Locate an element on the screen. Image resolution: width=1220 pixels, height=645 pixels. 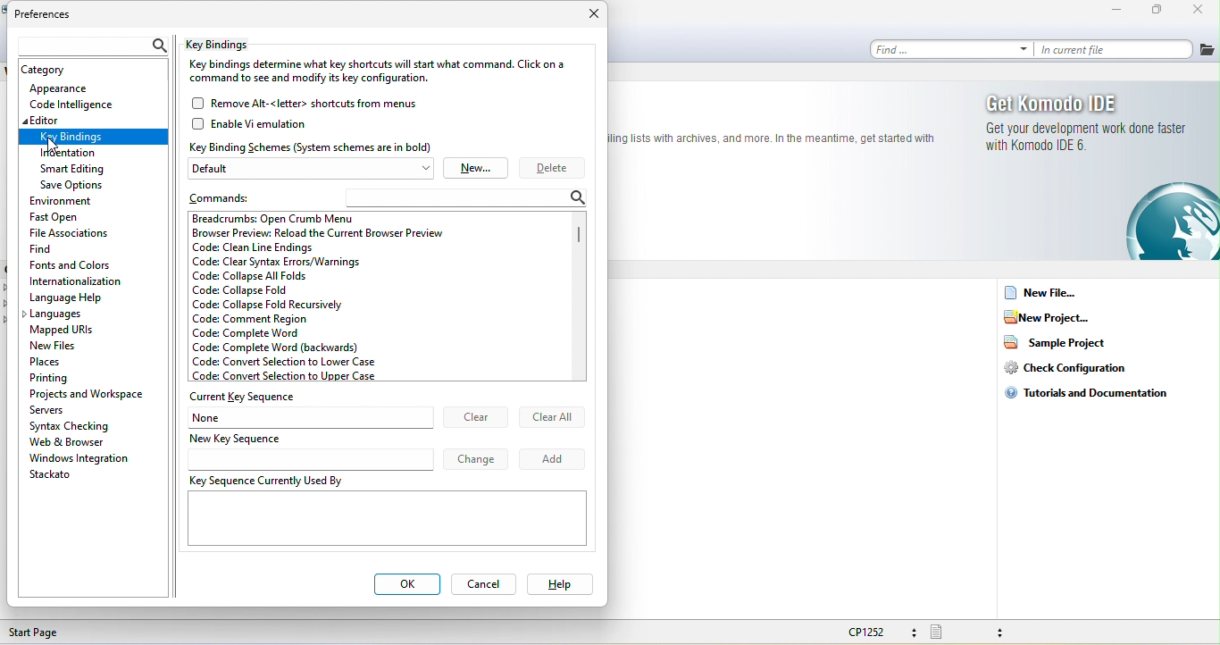
code complete word is located at coordinates (272, 333).